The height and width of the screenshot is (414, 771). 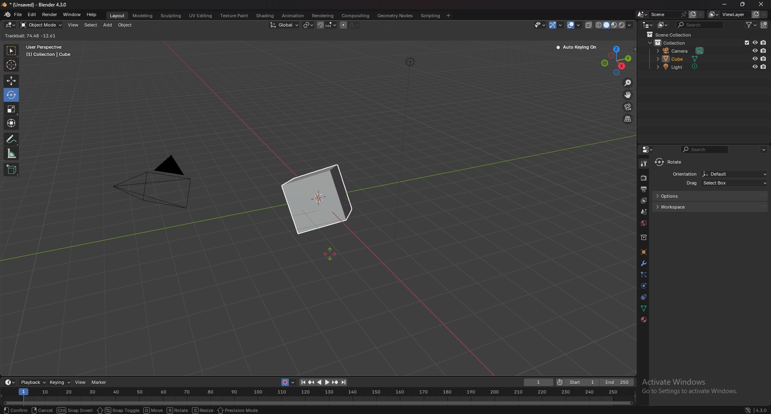 What do you see at coordinates (201, 16) in the screenshot?
I see `uv editing` at bounding box center [201, 16].